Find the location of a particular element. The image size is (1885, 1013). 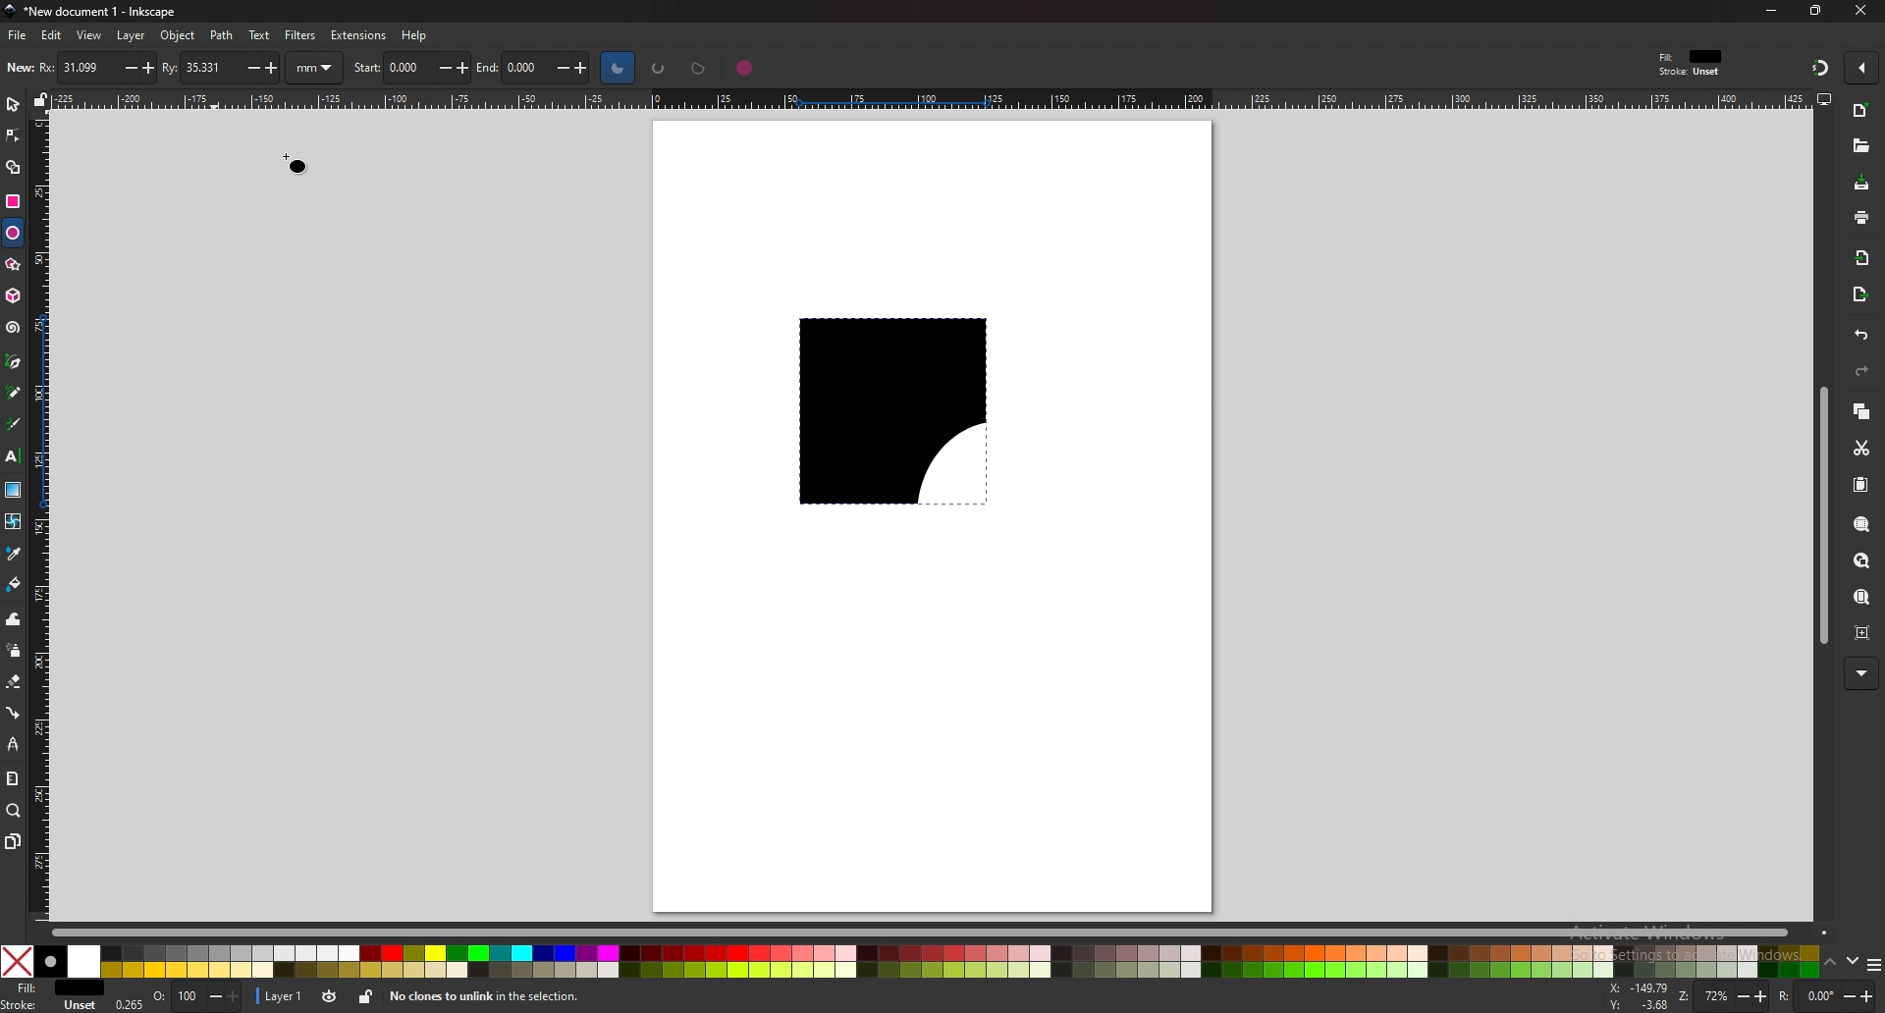

shape builder is located at coordinates (12, 169).